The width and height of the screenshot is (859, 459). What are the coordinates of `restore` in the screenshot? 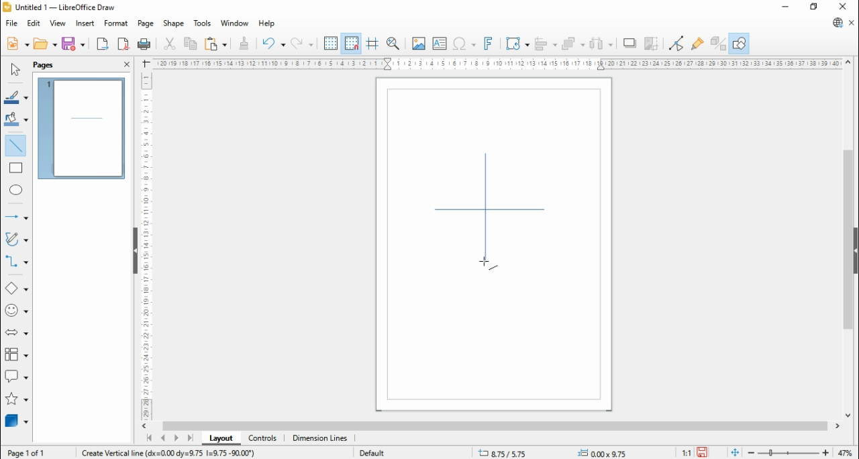 It's located at (815, 7).